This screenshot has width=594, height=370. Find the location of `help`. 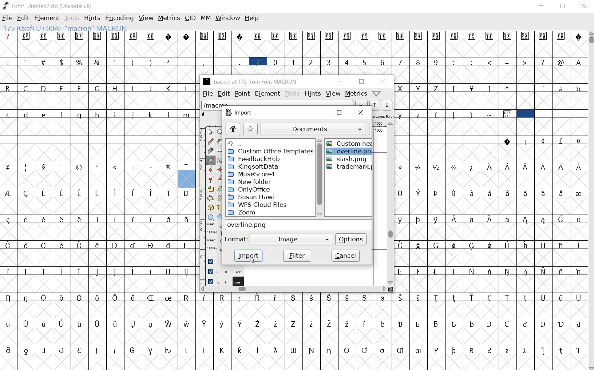

help is located at coordinates (377, 93).